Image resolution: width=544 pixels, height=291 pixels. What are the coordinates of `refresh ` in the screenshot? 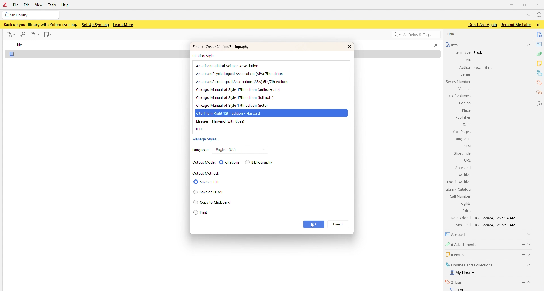 It's located at (539, 16).